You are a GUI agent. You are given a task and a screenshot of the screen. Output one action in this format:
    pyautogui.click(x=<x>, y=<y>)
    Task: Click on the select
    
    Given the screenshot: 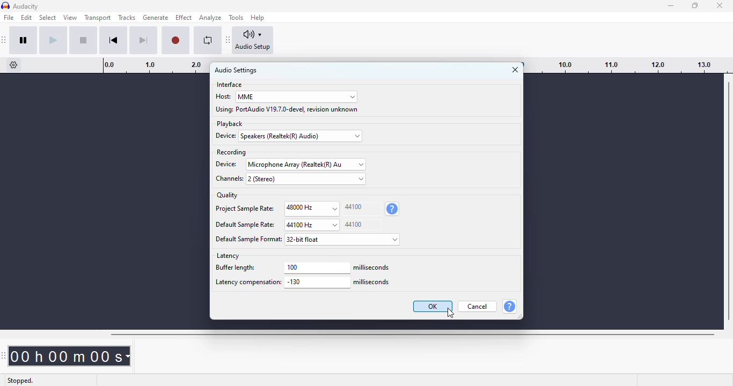 What is the action you would take?
    pyautogui.click(x=48, y=18)
    